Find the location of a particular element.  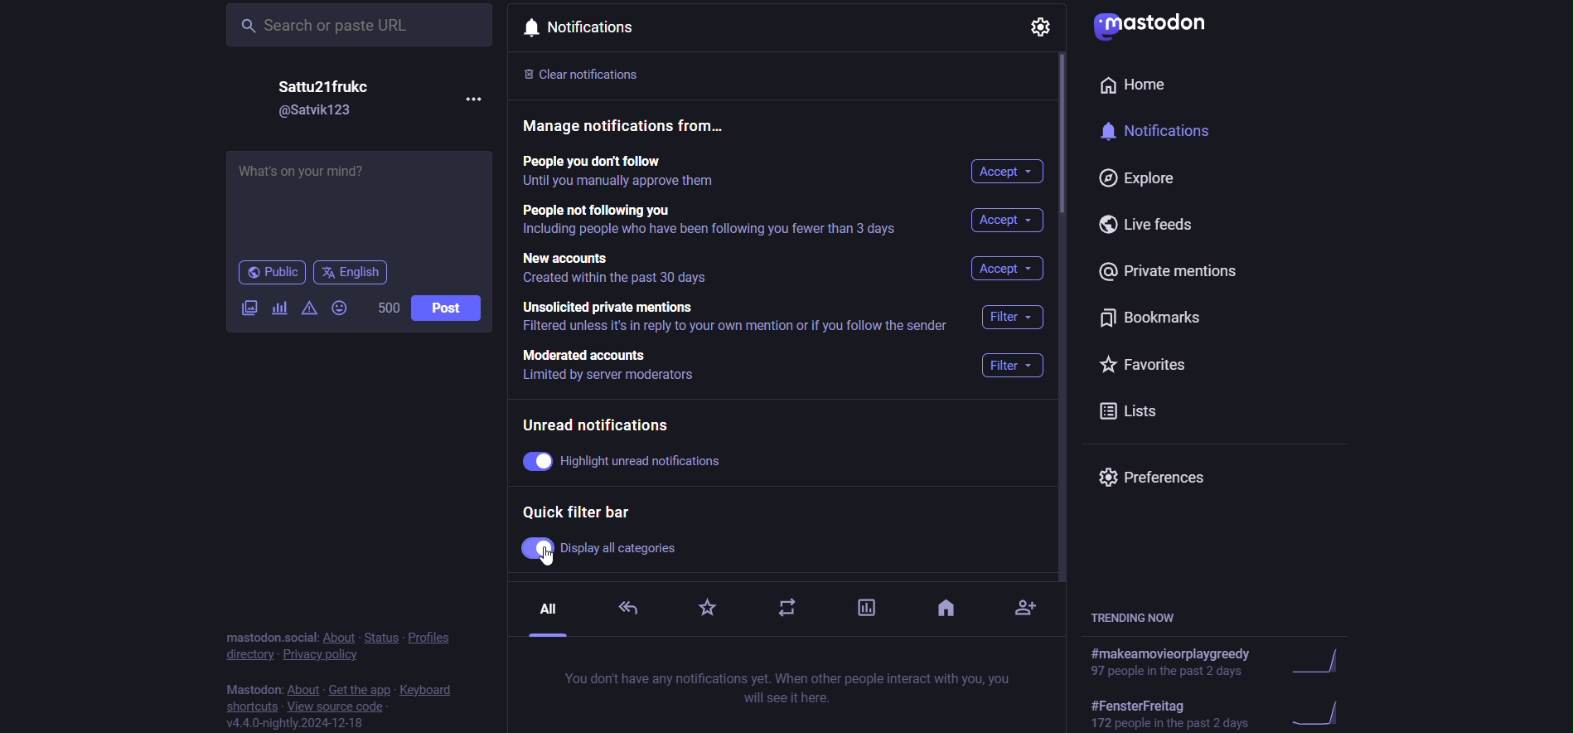

Accept is located at coordinates (1009, 172).